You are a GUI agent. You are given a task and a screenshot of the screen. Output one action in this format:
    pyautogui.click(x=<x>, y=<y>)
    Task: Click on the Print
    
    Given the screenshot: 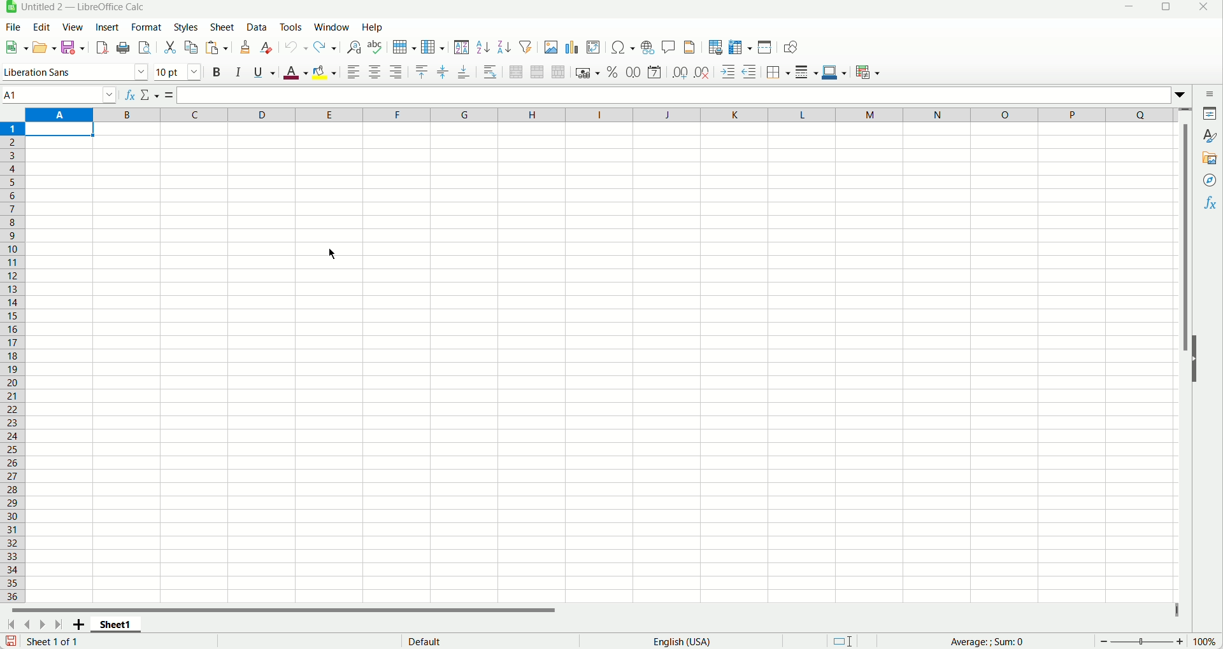 What is the action you would take?
    pyautogui.click(x=124, y=47)
    